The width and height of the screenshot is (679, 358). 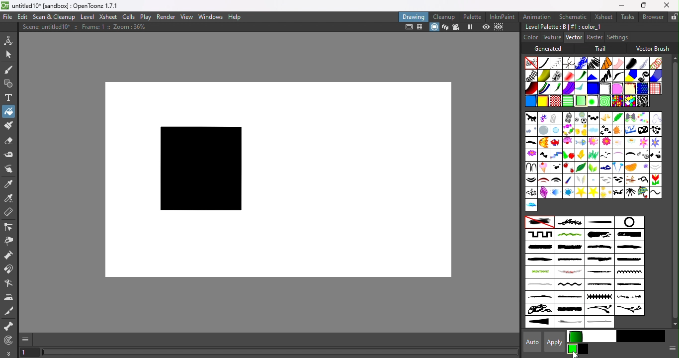 What do you see at coordinates (600, 285) in the screenshot?
I see `small_brush` at bounding box center [600, 285].